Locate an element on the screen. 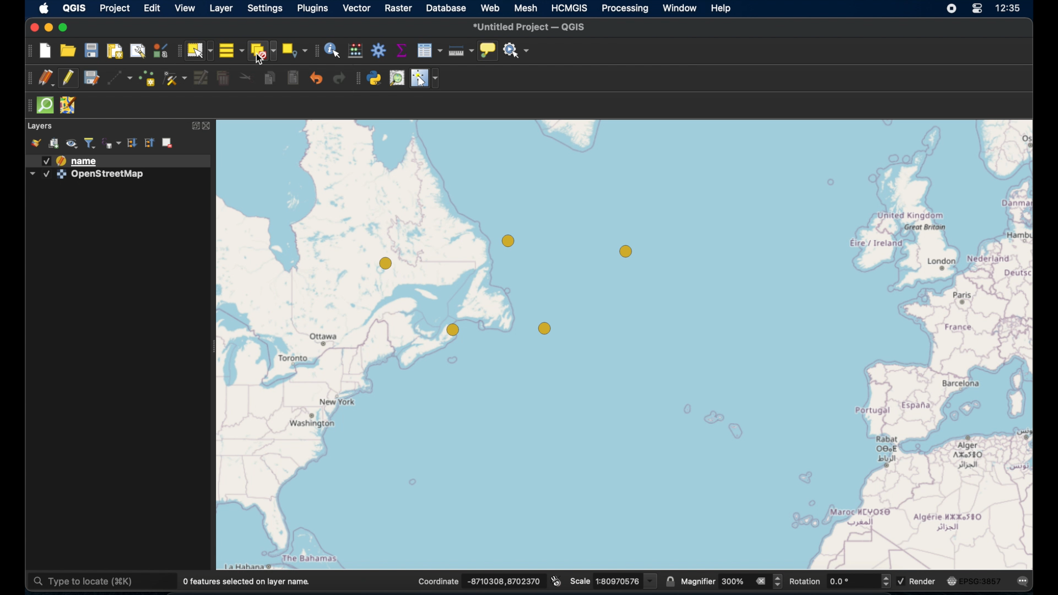  layer is located at coordinates (222, 9).